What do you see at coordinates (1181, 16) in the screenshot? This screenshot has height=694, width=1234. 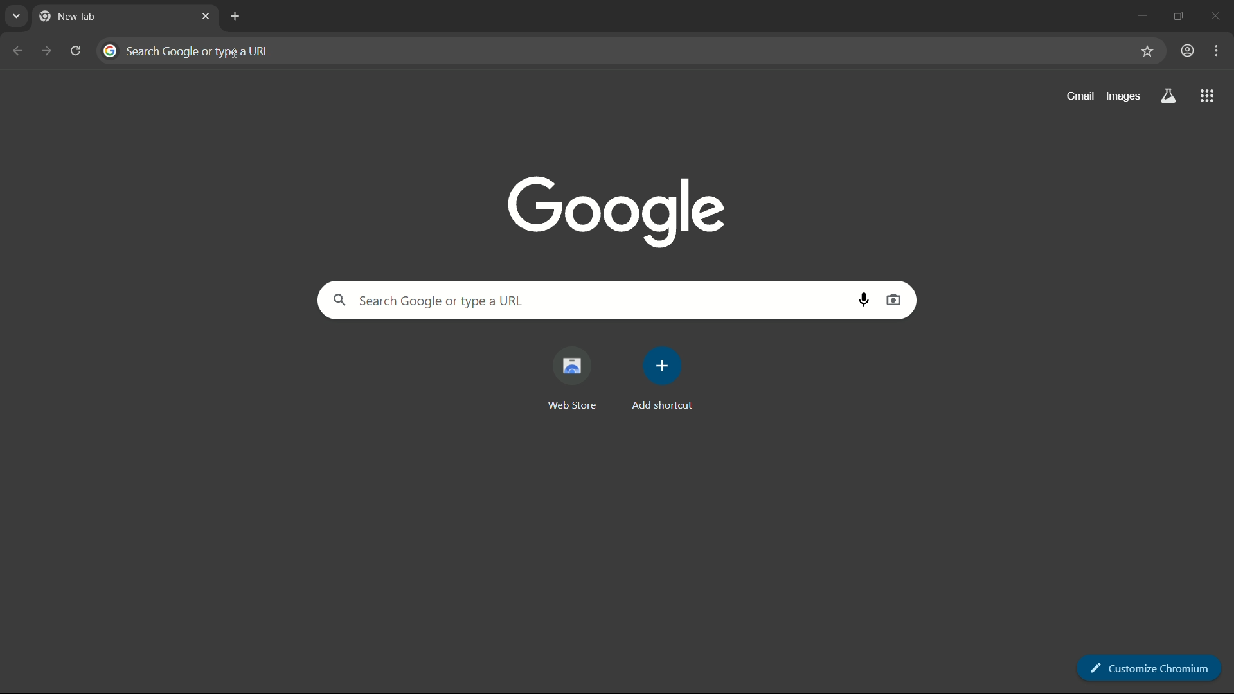 I see `maximize or restore` at bounding box center [1181, 16].